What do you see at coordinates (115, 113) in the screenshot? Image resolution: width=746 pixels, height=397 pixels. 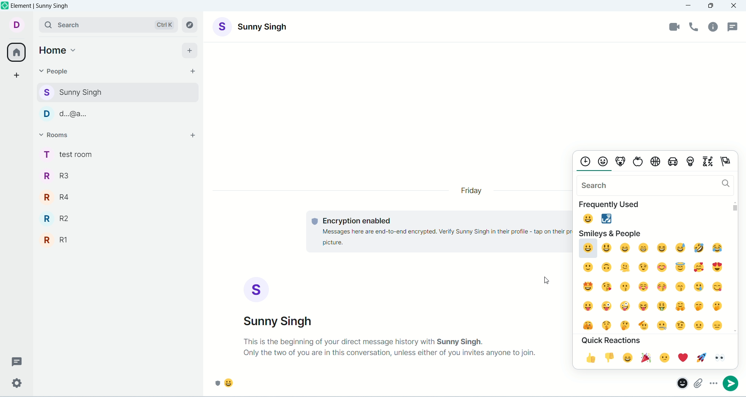 I see `d...@...` at bounding box center [115, 113].